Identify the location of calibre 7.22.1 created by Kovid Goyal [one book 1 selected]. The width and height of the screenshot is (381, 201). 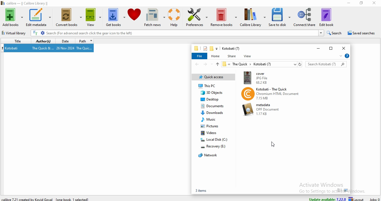
(47, 199).